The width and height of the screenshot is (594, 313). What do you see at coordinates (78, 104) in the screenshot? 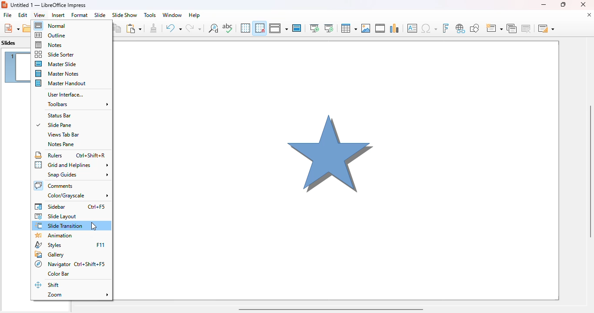
I see `toolbars` at bounding box center [78, 104].